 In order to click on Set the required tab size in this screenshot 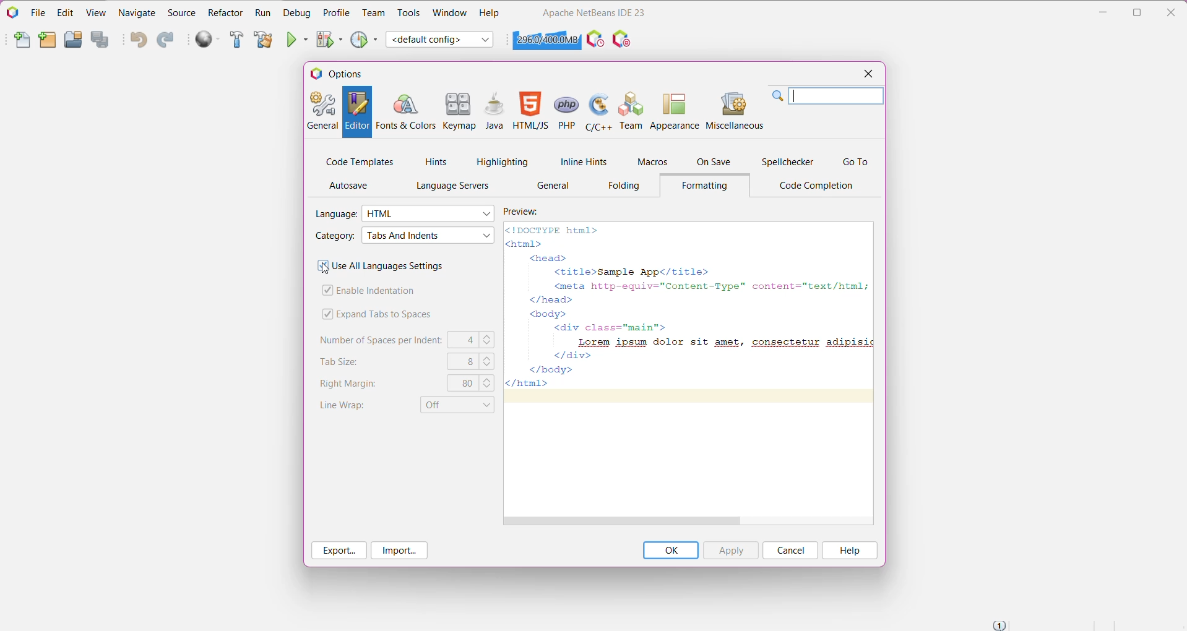, I will do `click(491, 361)`.